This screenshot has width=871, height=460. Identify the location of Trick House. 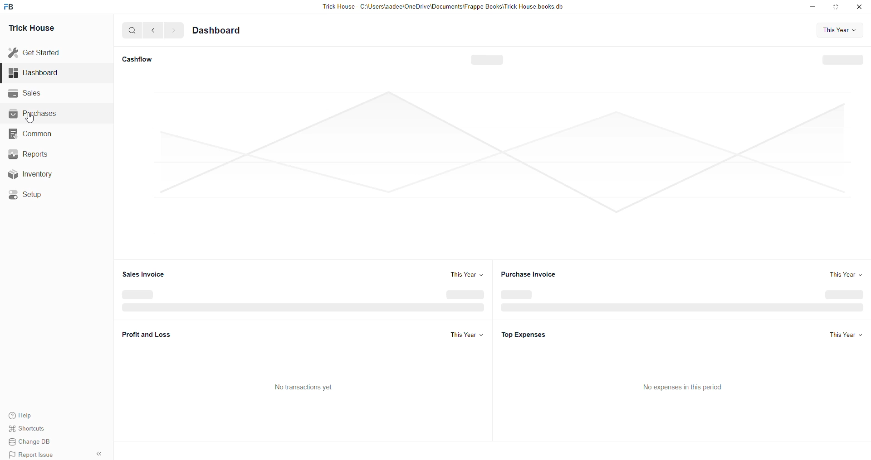
(29, 27).